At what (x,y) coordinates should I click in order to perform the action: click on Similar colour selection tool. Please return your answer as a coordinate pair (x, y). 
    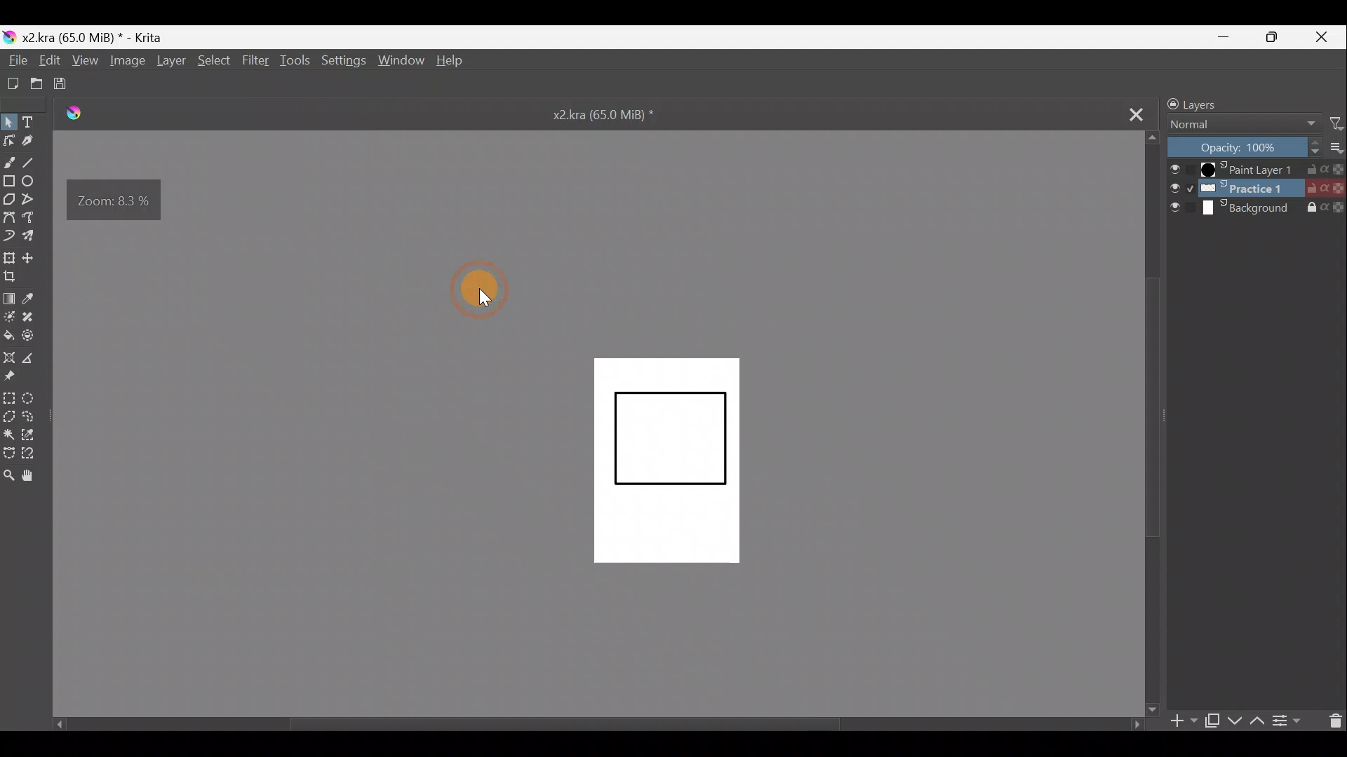
    Looking at the image, I should click on (37, 437).